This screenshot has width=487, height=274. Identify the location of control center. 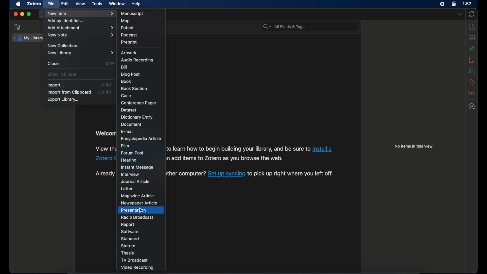
(454, 4).